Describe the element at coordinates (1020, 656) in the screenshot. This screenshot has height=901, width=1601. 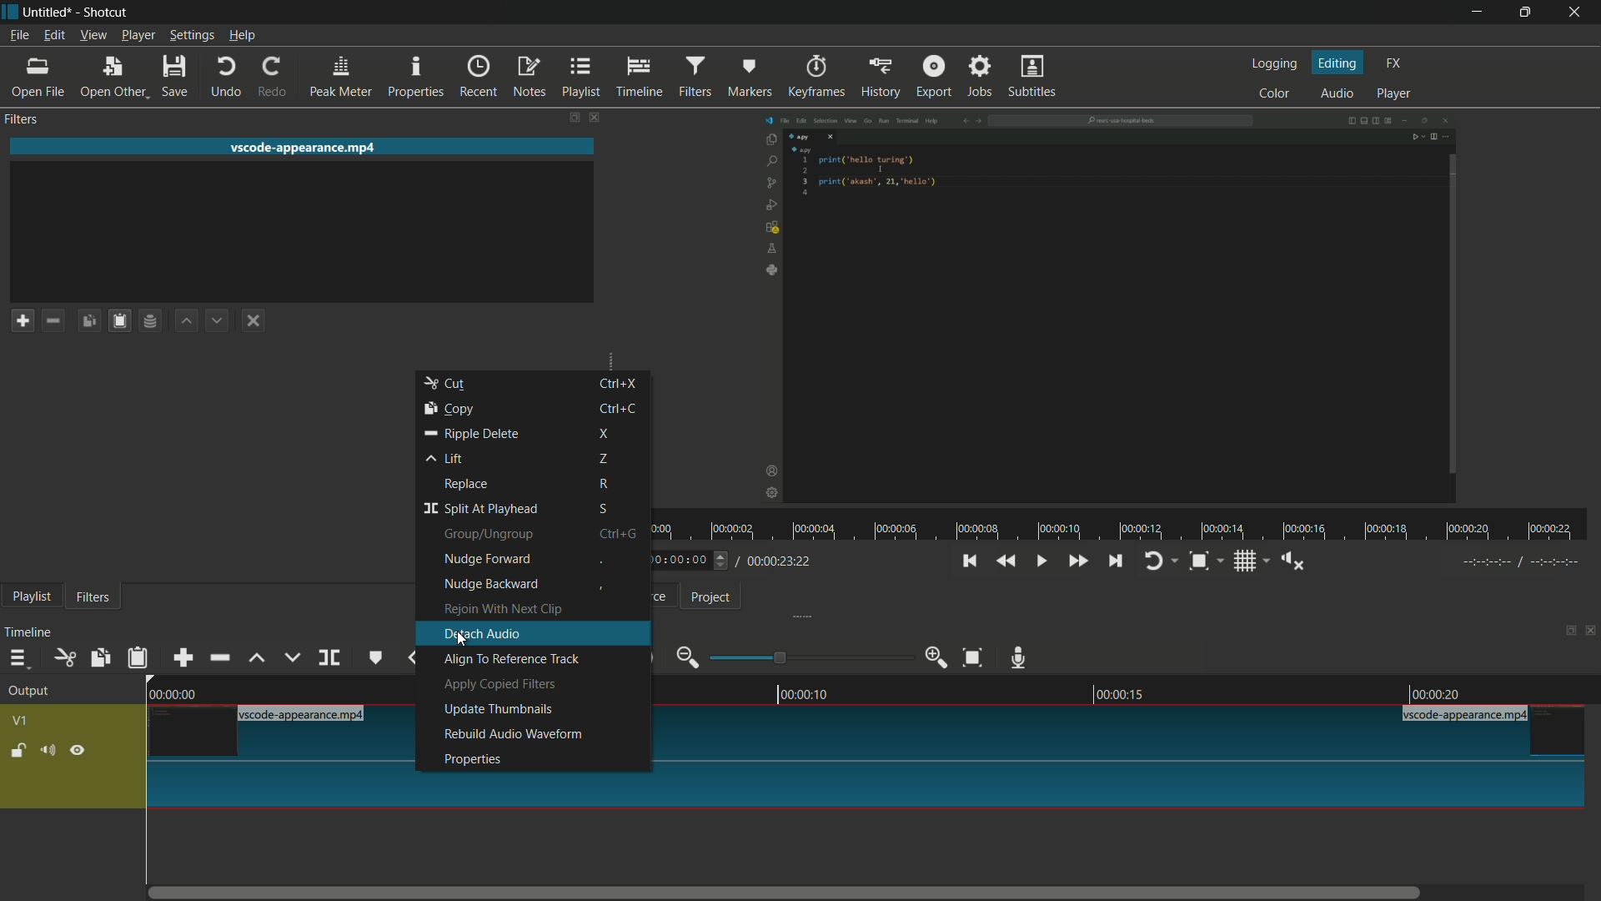
I see `record audio` at that location.